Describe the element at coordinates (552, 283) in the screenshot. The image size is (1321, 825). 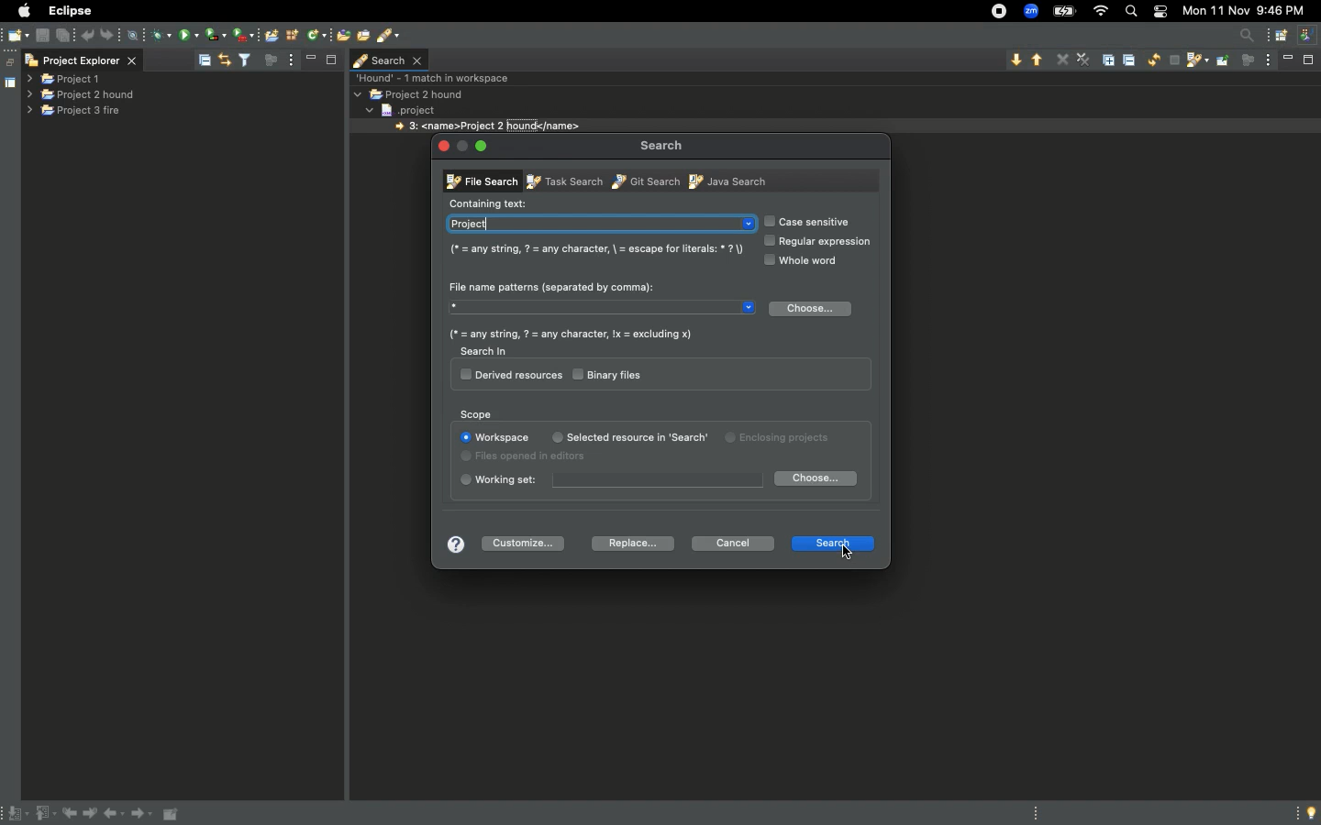
I see `File name patterns (seperated by comma):` at that location.